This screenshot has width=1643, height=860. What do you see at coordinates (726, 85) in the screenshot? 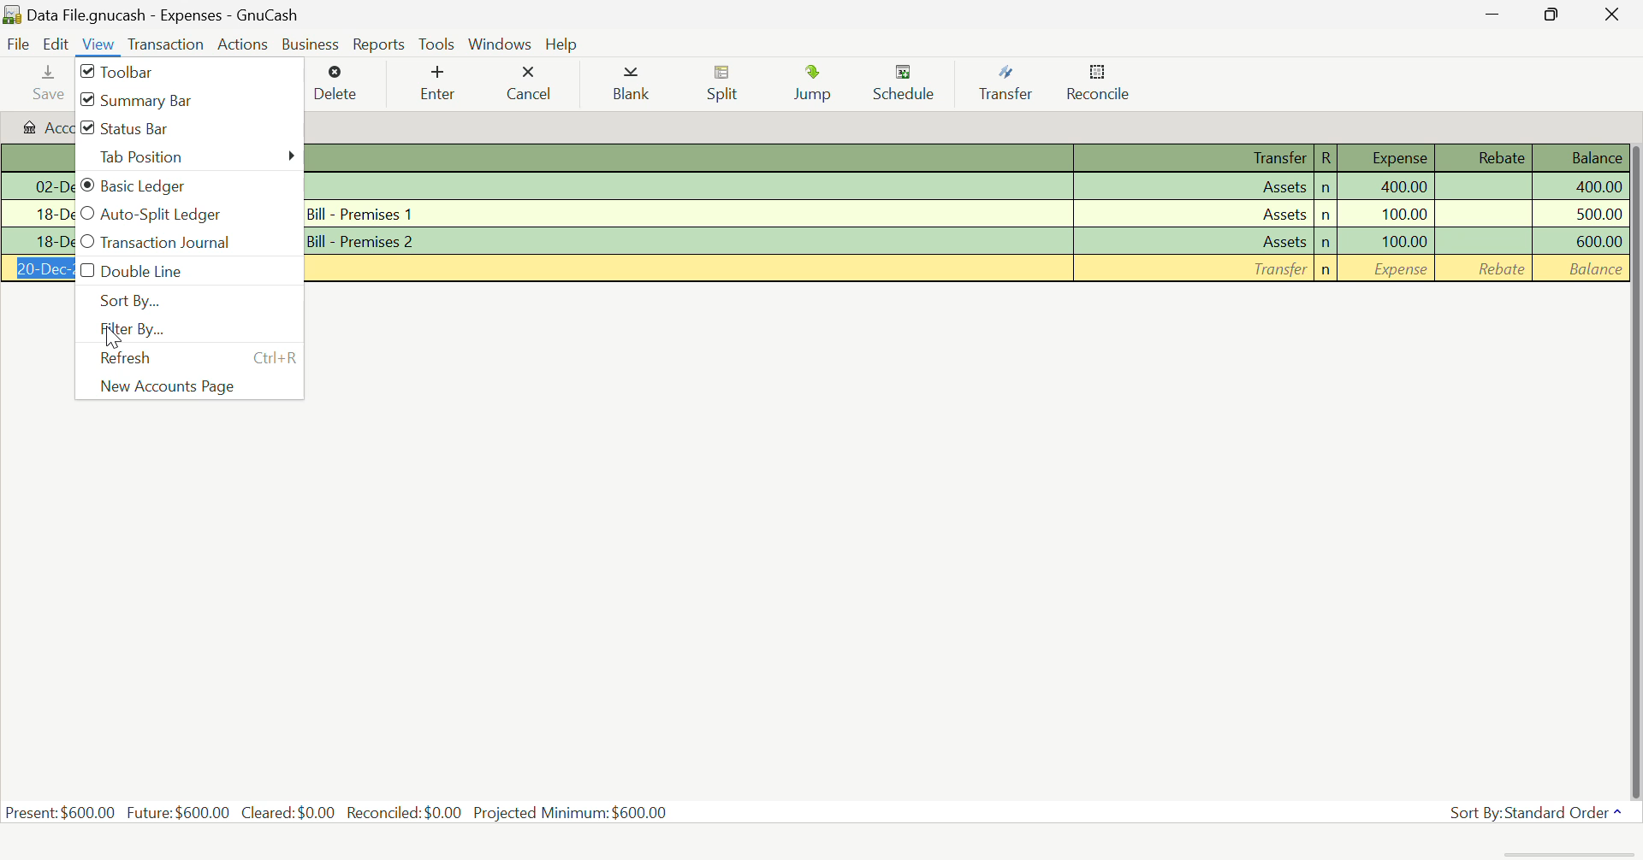
I see `Split` at bounding box center [726, 85].